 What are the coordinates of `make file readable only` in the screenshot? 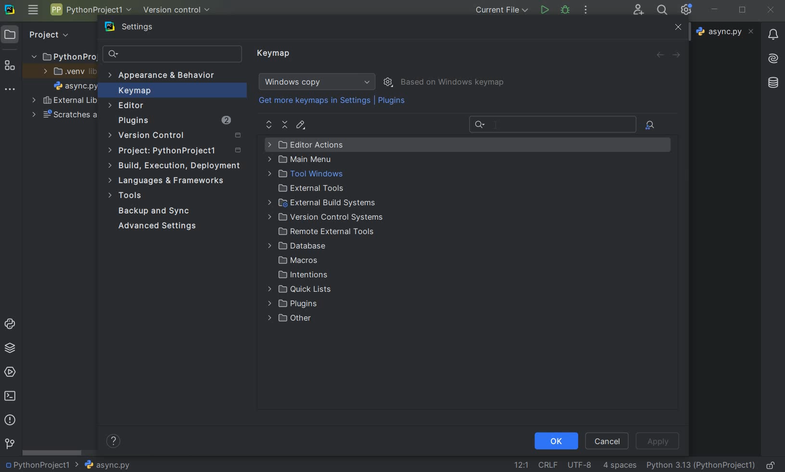 It's located at (772, 464).